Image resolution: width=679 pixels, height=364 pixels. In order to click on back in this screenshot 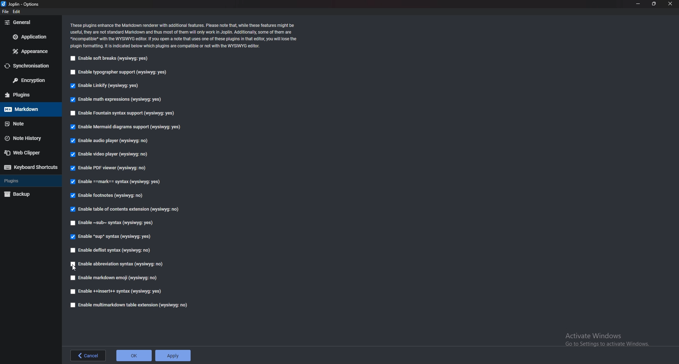, I will do `click(88, 356)`.